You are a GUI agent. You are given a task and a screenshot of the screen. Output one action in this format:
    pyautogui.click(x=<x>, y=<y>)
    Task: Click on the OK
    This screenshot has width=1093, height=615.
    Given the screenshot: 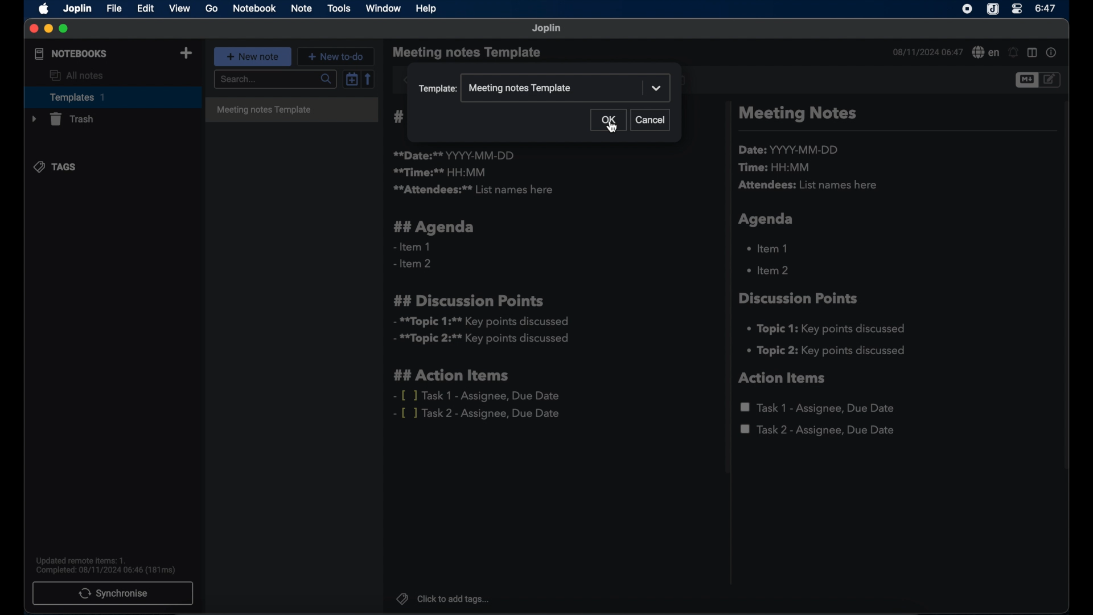 What is the action you would take?
    pyautogui.click(x=607, y=121)
    